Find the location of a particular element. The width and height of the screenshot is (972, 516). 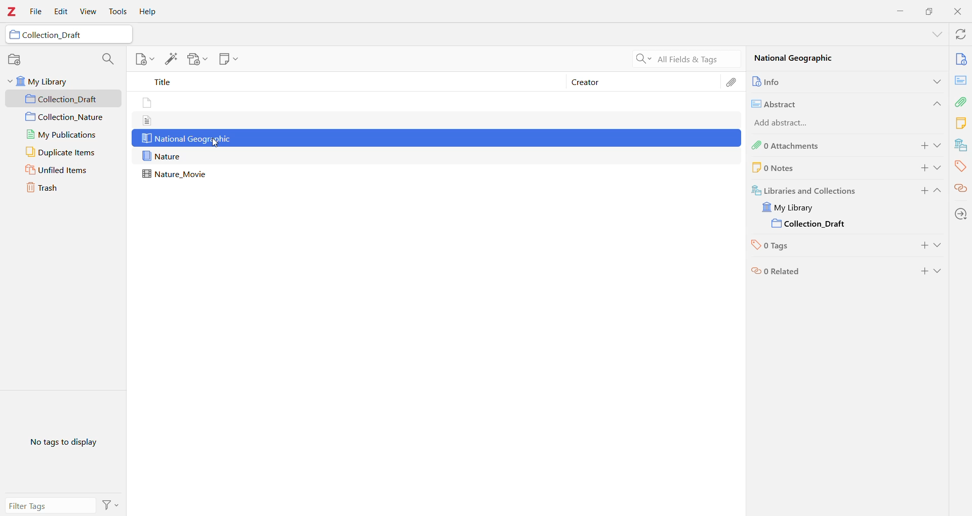

Filter Tags is located at coordinates (50, 505).